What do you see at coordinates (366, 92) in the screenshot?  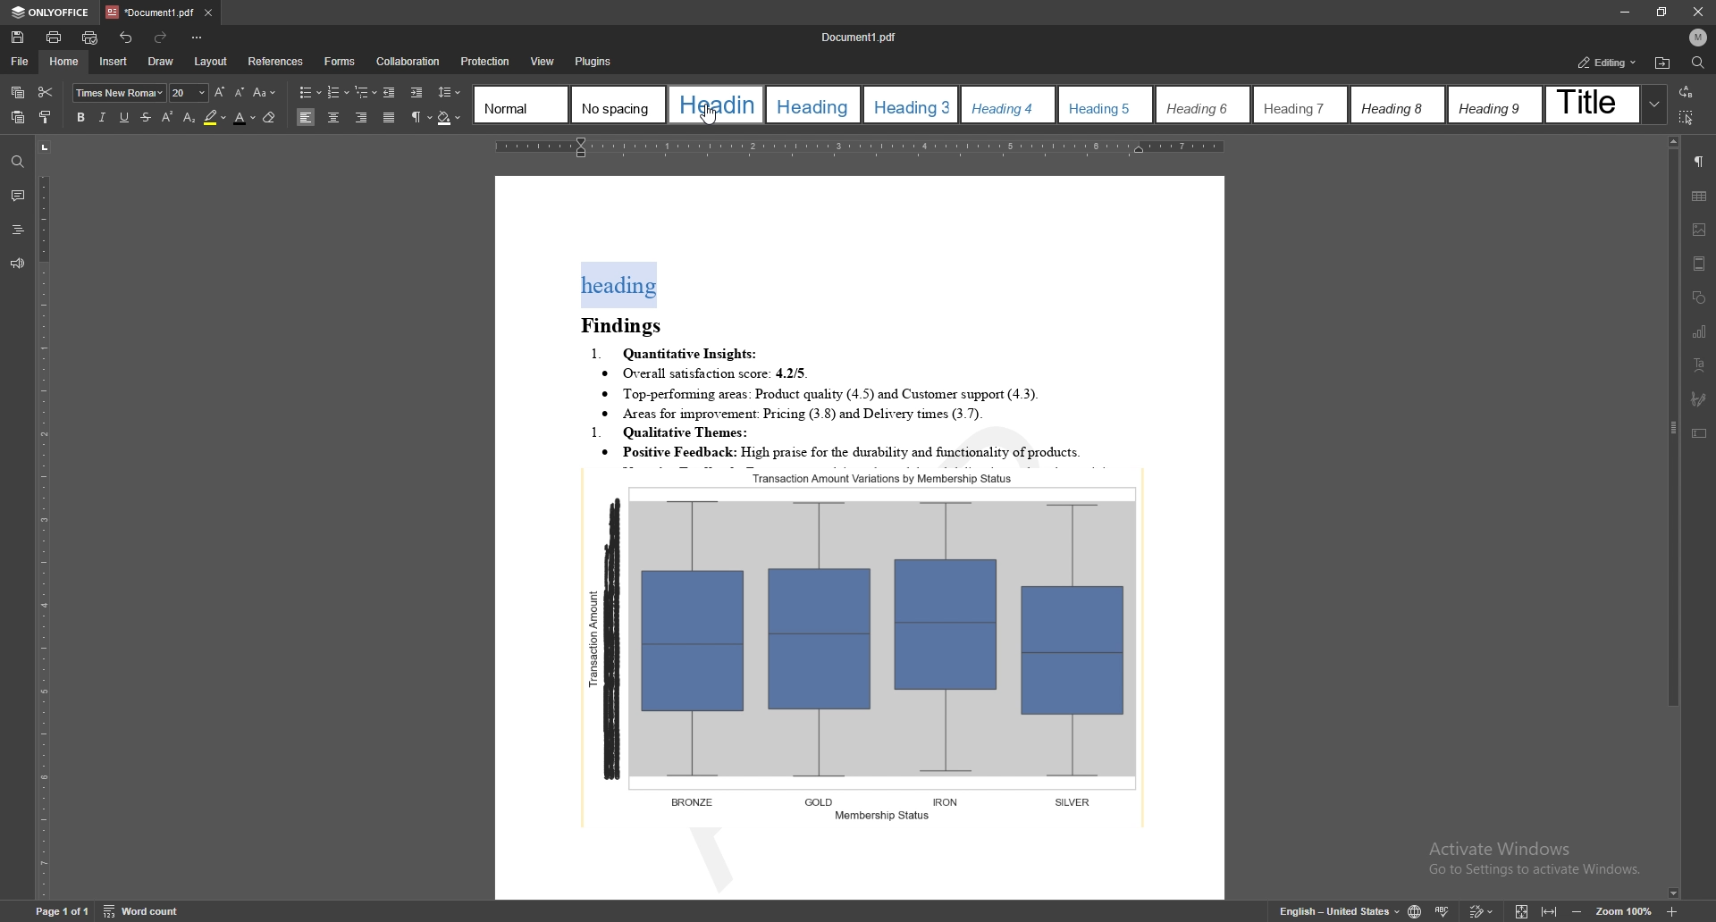 I see `multilevel list` at bounding box center [366, 92].